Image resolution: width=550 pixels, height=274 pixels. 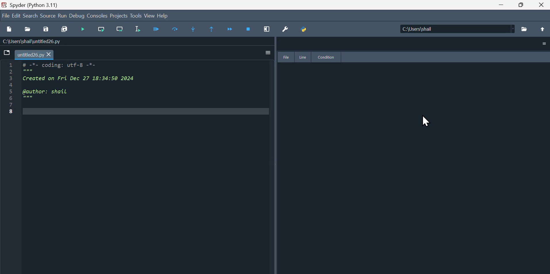 What do you see at coordinates (326, 57) in the screenshot?
I see `Condition` at bounding box center [326, 57].